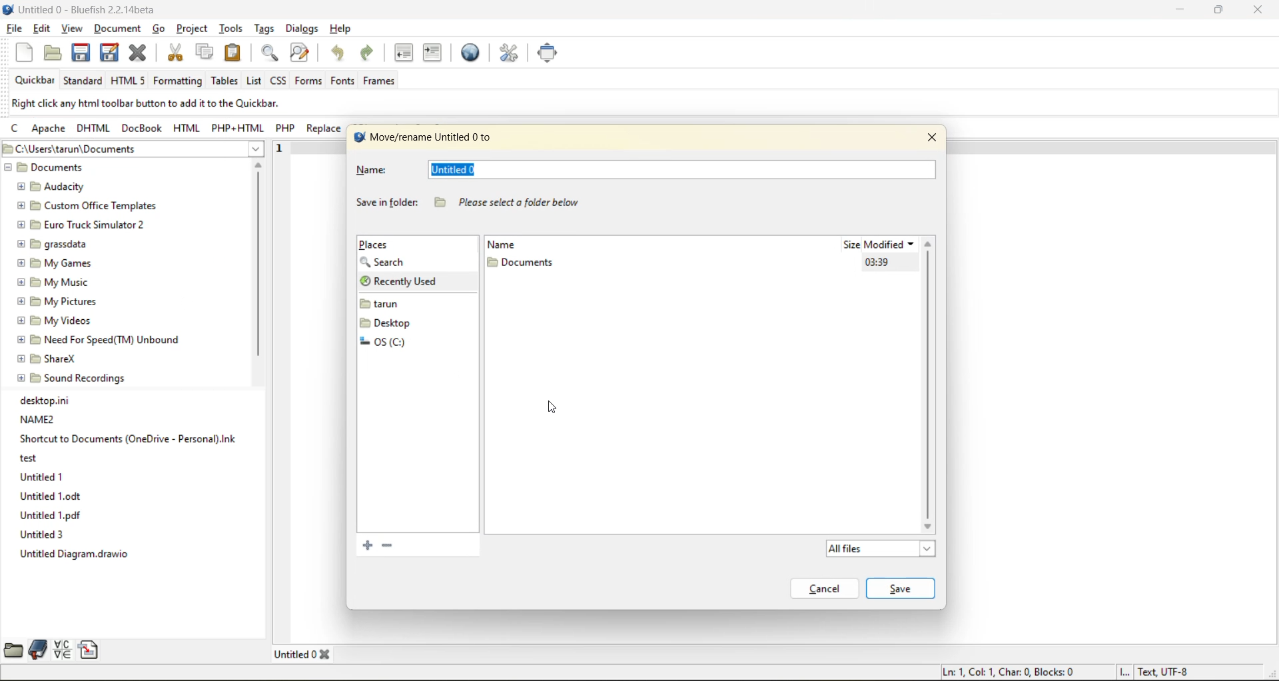  Describe the element at coordinates (432, 53) in the screenshot. I see `indent` at that location.